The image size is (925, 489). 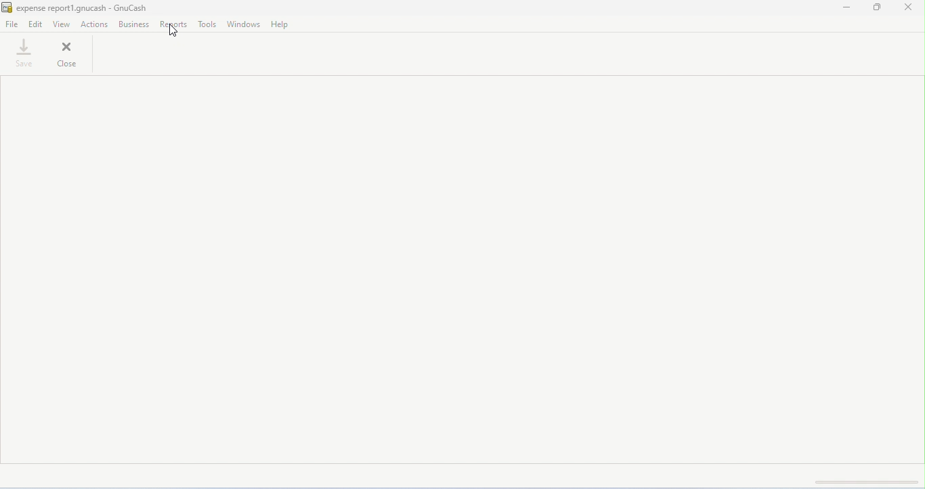 What do you see at coordinates (282, 26) in the screenshot?
I see `help` at bounding box center [282, 26].